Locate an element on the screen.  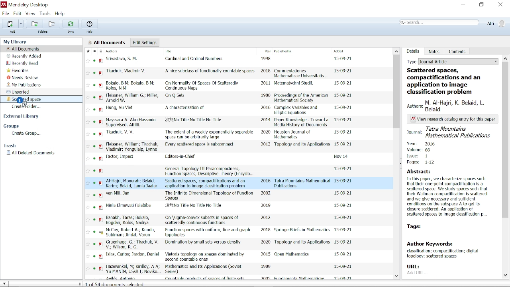
change sidebar width is located at coordinates (80, 284).